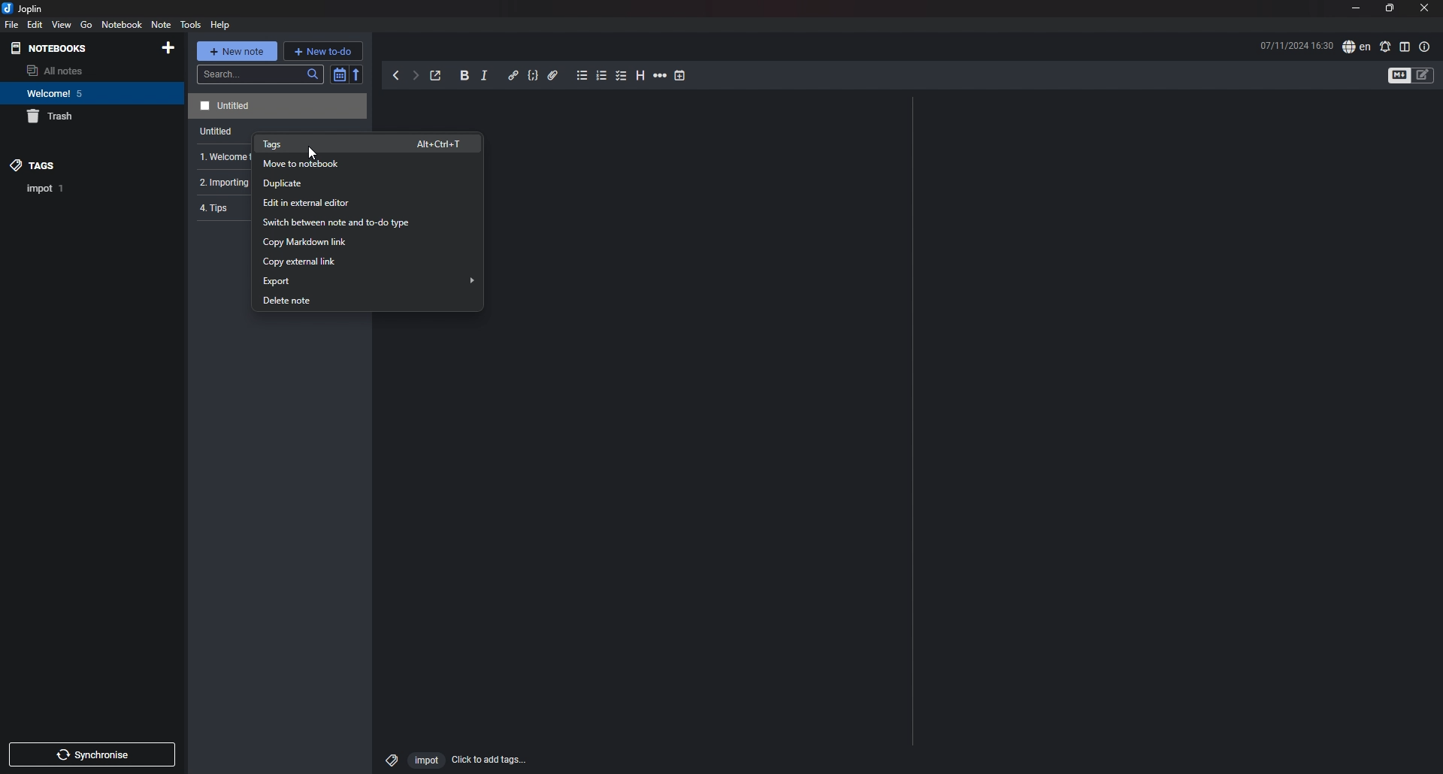 This screenshot has width=1443, height=774. Describe the element at coordinates (211, 133) in the screenshot. I see `Untitled` at that location.